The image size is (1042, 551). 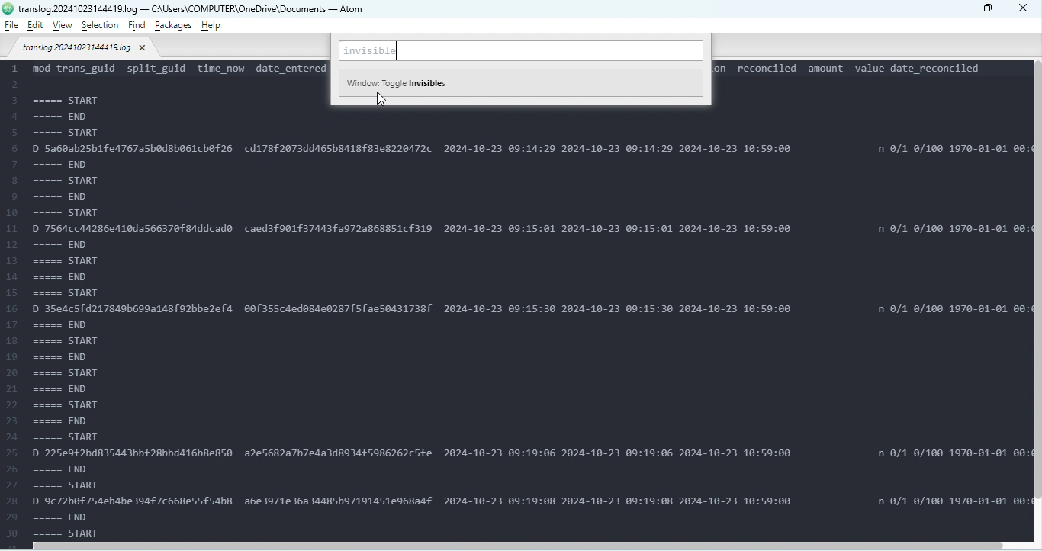 What do you see at coordinates (138, 27) in the screenshot?
I see `Find` at bounding box center [138, 27].